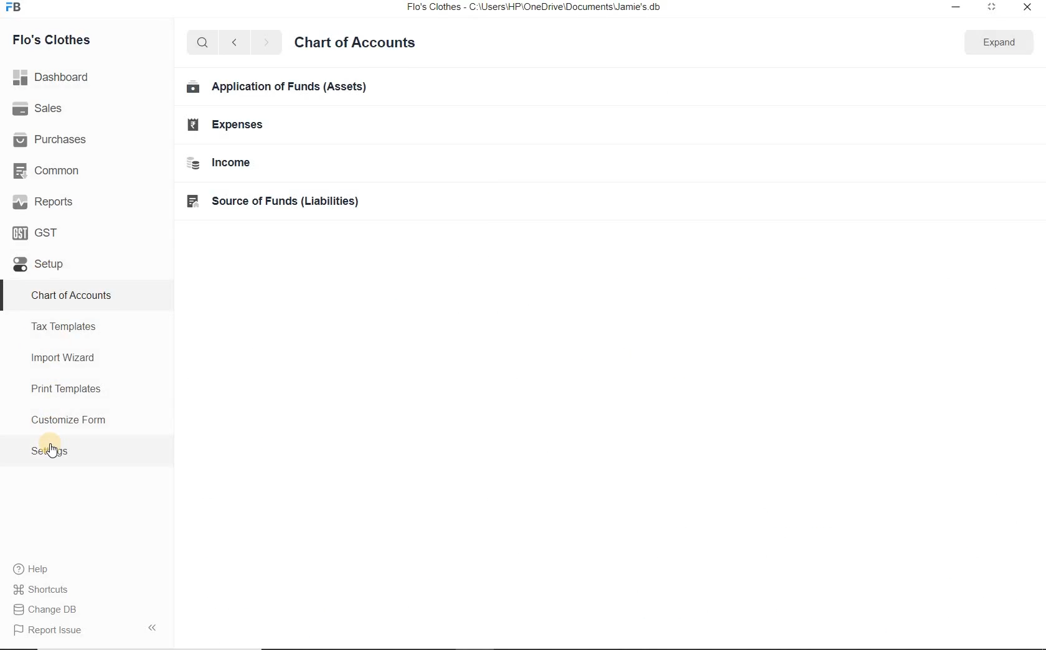 The image size is (1046, 650). Describe the element at coordinates (87, 296) in the screenshot. I see `Chart of accounts` at that location.